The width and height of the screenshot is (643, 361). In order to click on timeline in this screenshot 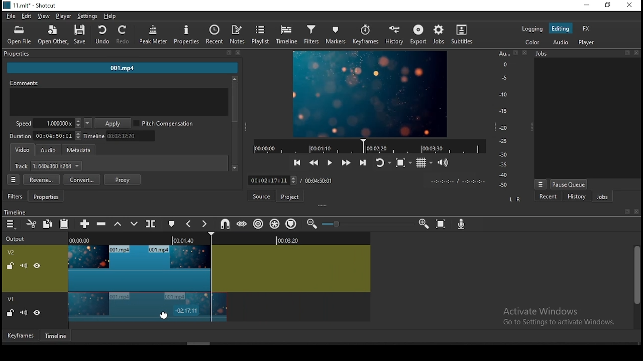, I will do `click(286, 35)`.